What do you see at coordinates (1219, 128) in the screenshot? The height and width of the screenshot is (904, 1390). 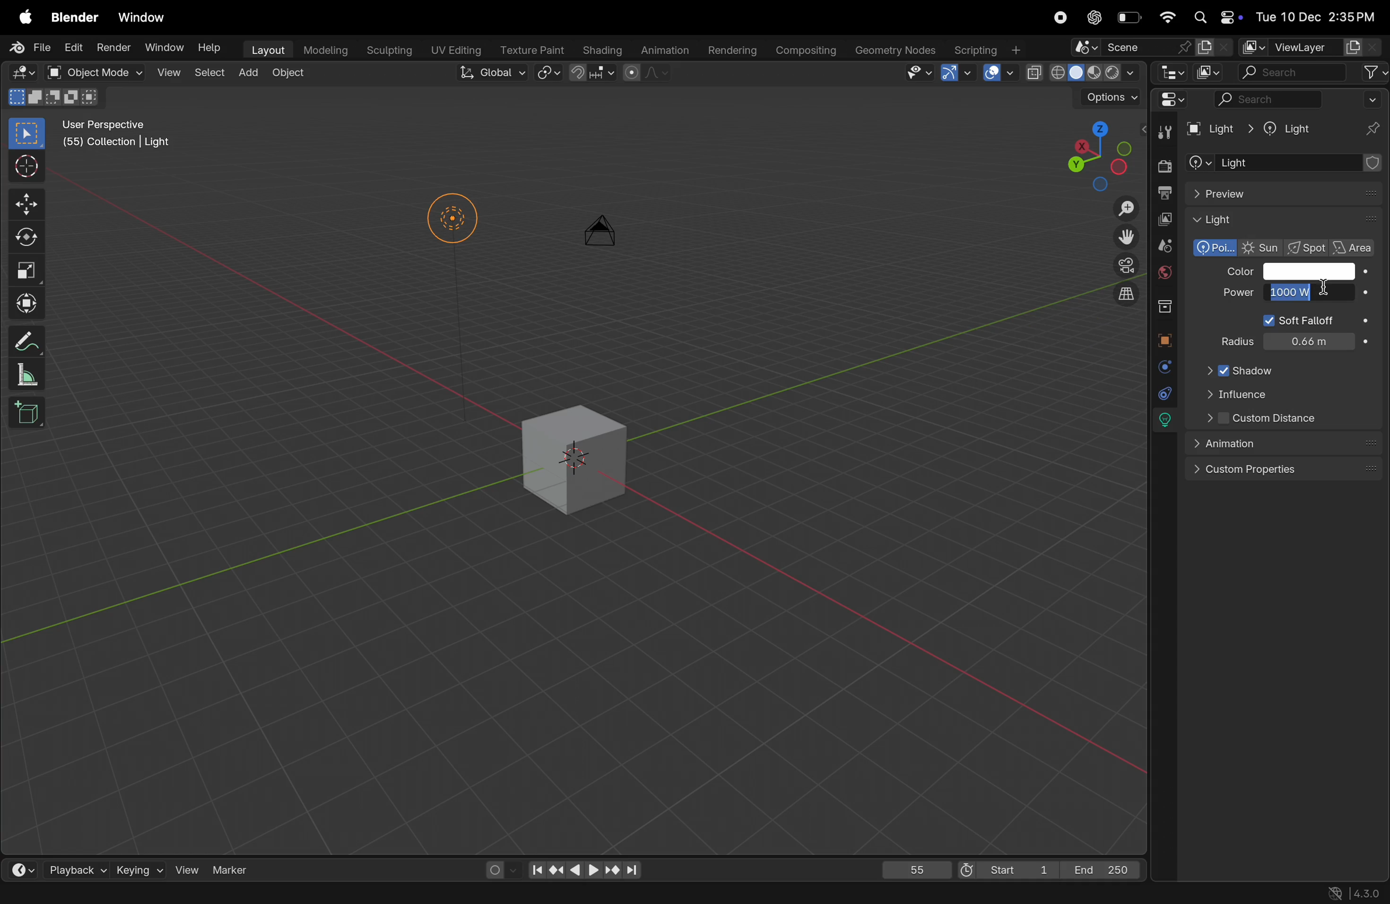 I see `Light` at bounding box center [1219, 128].